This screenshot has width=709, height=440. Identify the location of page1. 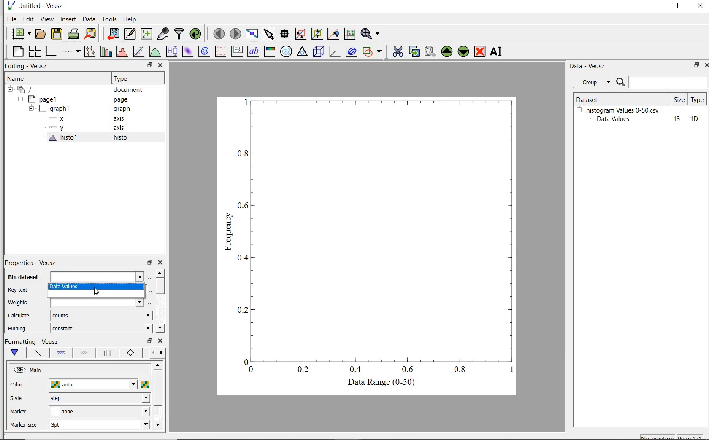
(44, 100).